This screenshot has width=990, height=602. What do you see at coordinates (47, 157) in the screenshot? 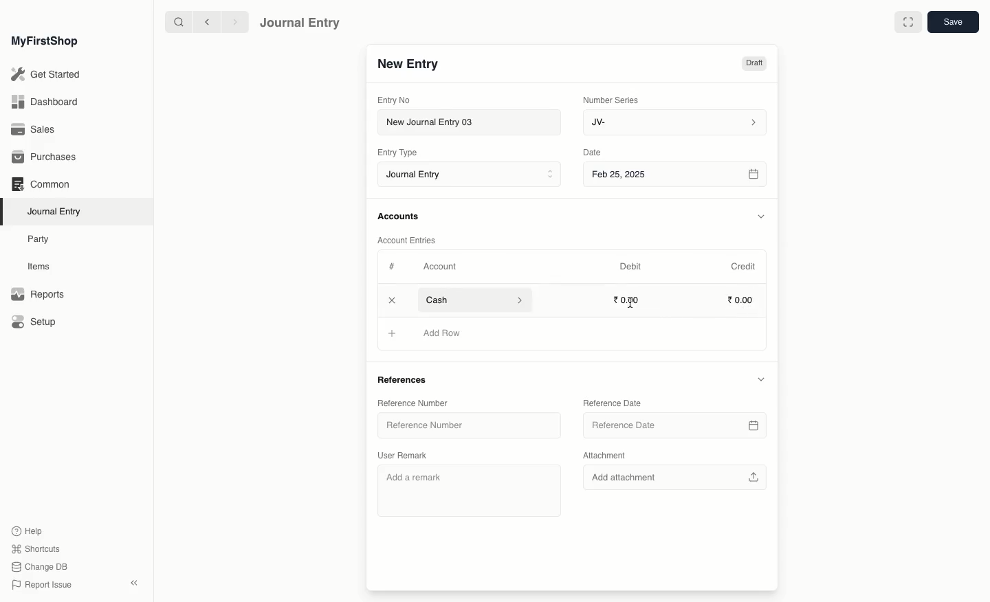
I see `Purchases` at bounding box center [47, 157].